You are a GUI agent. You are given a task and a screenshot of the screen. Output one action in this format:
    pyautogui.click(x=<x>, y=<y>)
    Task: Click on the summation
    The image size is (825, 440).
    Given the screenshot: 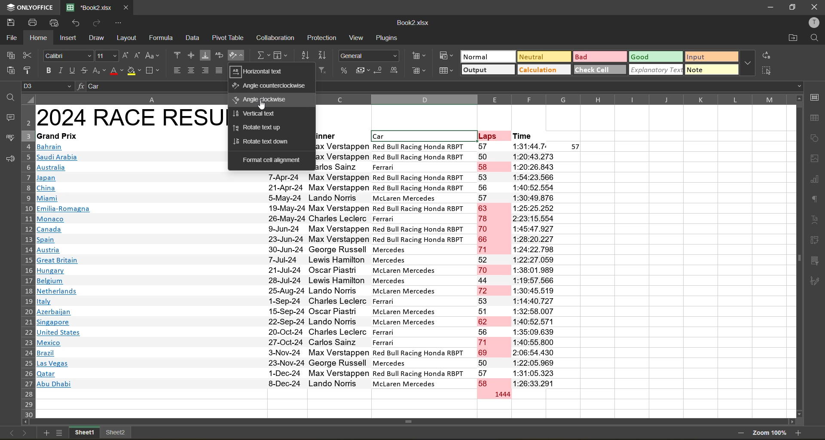 What is the action you would take?
    pyautogui.click(x=262, y=55)
    